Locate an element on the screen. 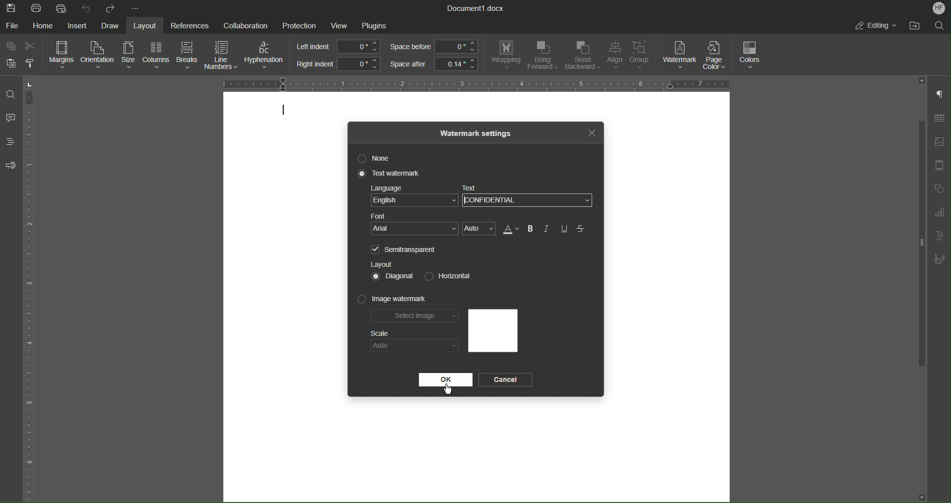 The image size is (951, 503). Close is located at coordinates (591, 131).